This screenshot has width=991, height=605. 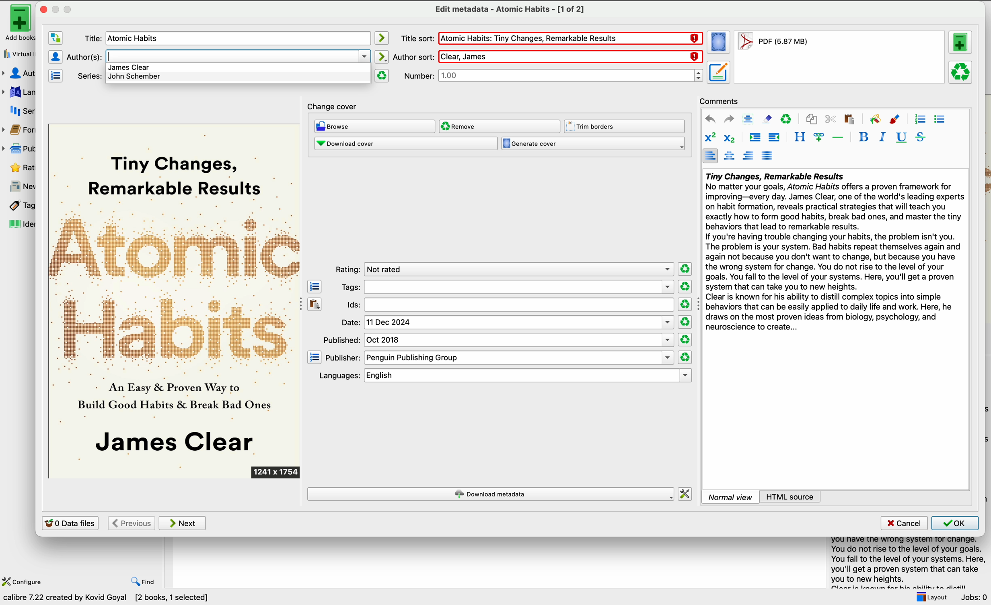 I want to click on increase indentation, so click(x=755, y=138).